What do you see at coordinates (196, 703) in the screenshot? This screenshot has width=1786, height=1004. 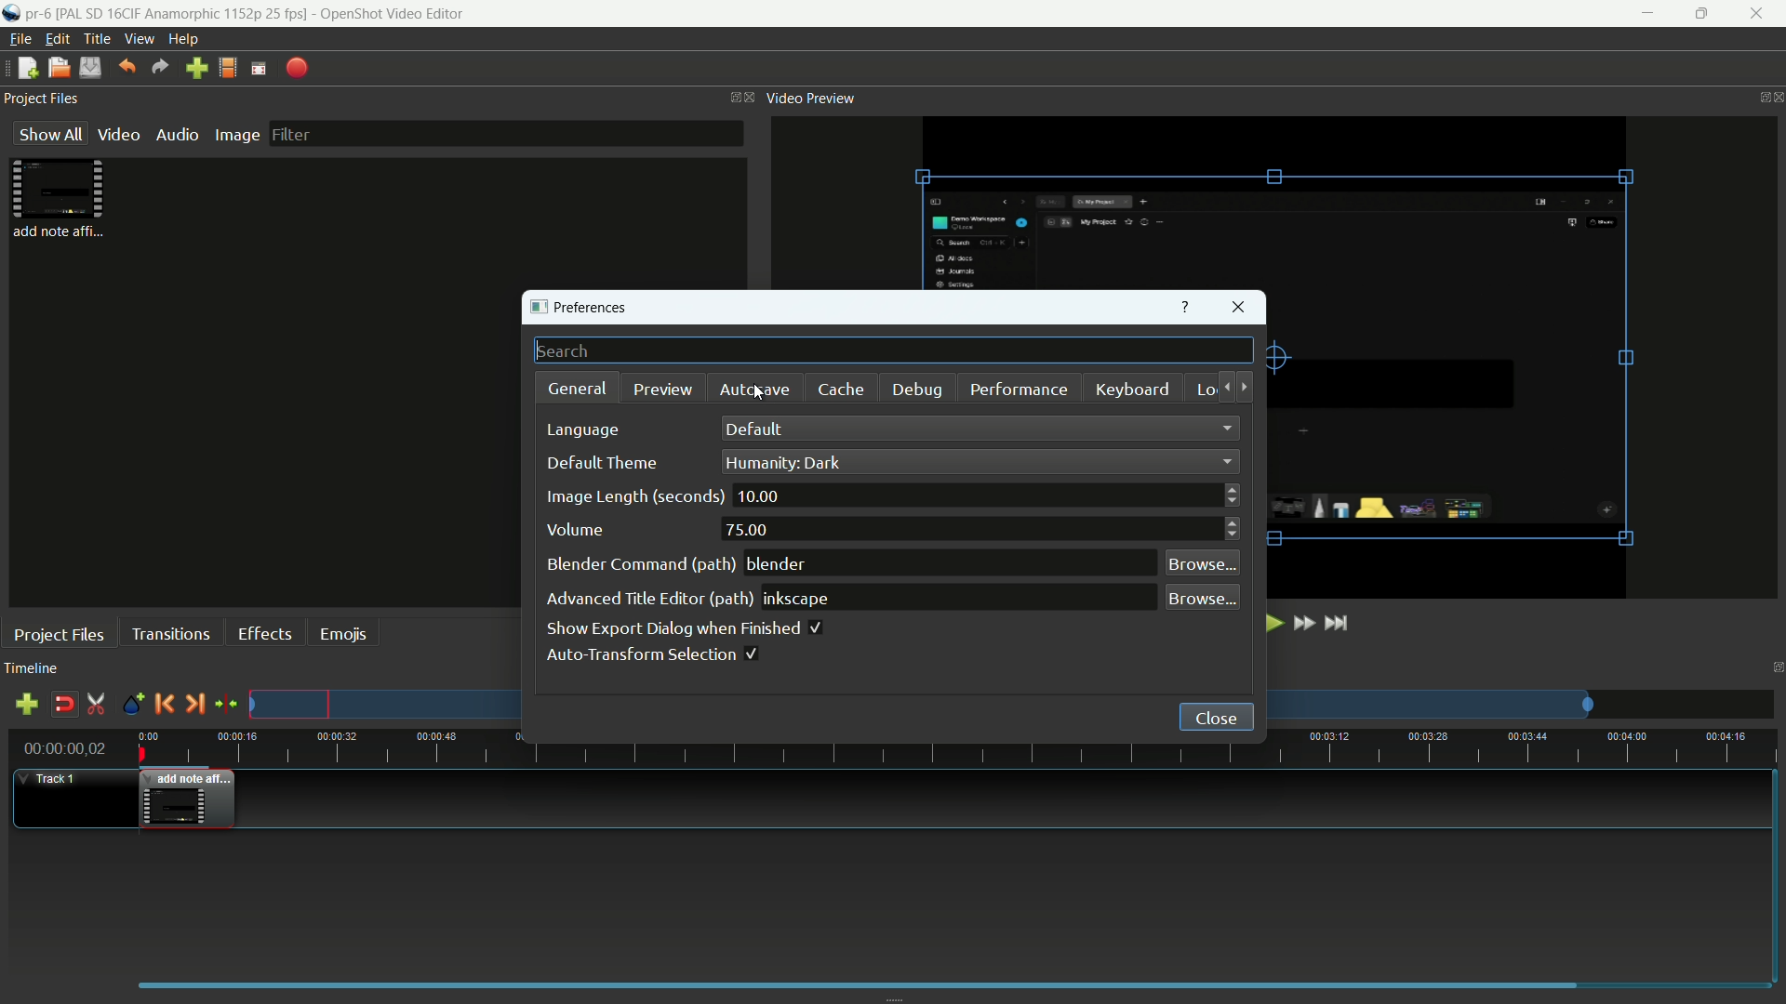 I see `next marker` at bounding box center [196, 703].